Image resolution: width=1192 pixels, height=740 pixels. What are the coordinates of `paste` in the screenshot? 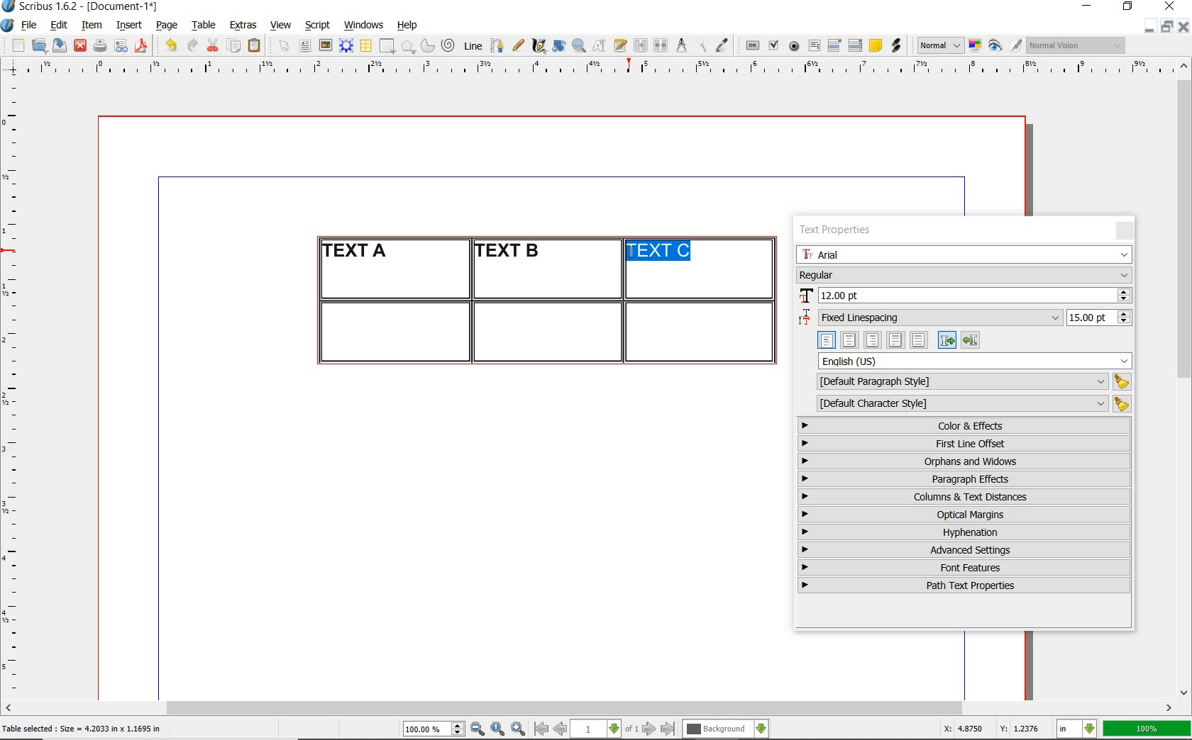 It's located at (257, 46).